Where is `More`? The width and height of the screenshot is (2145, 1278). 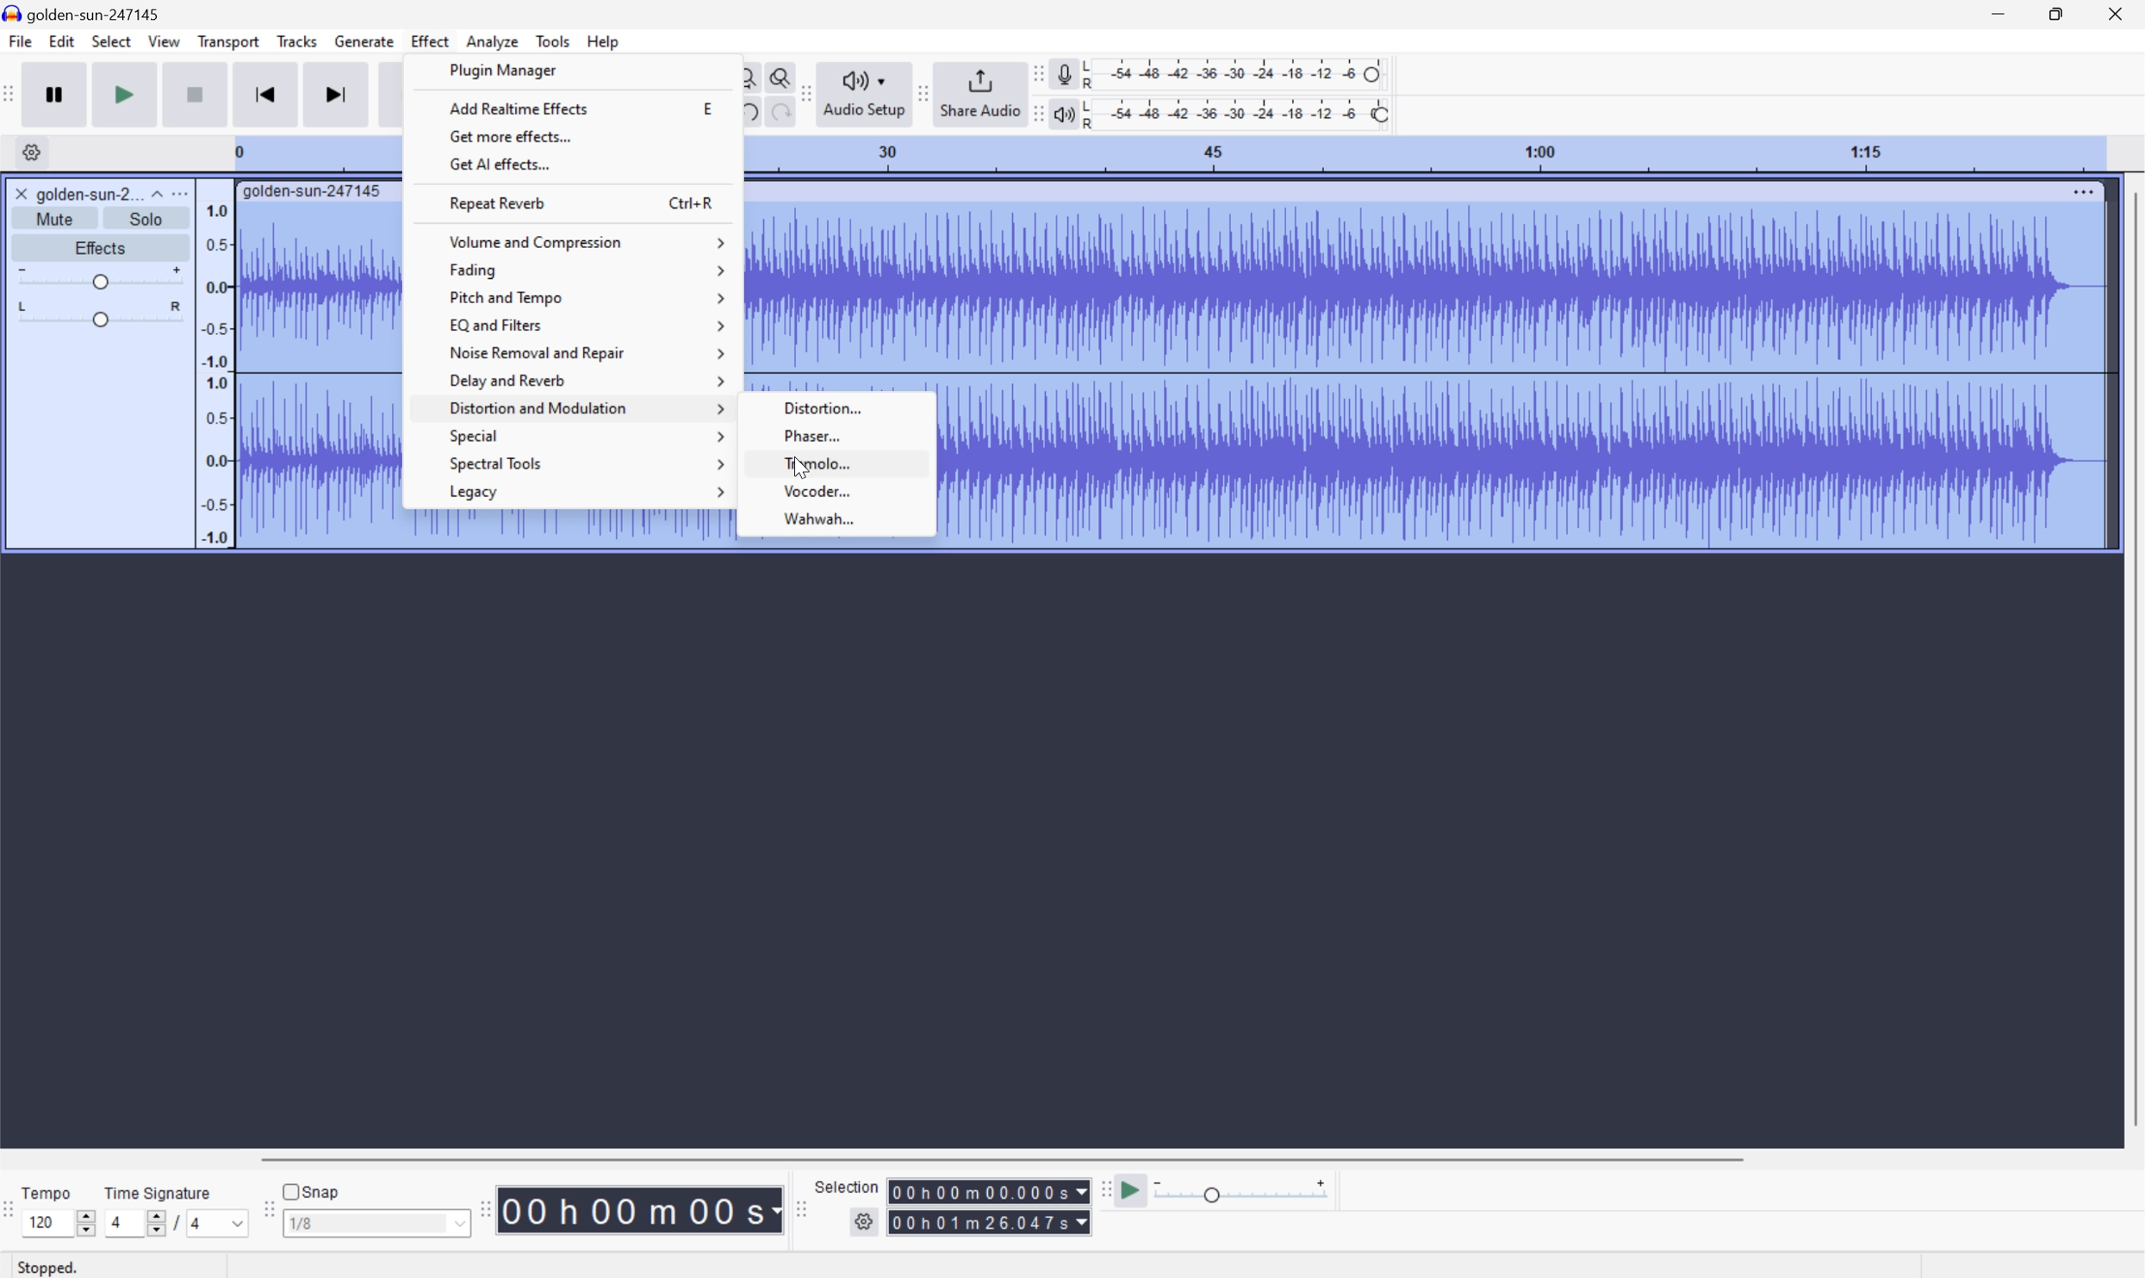
More is located at coordinates (183, 191).